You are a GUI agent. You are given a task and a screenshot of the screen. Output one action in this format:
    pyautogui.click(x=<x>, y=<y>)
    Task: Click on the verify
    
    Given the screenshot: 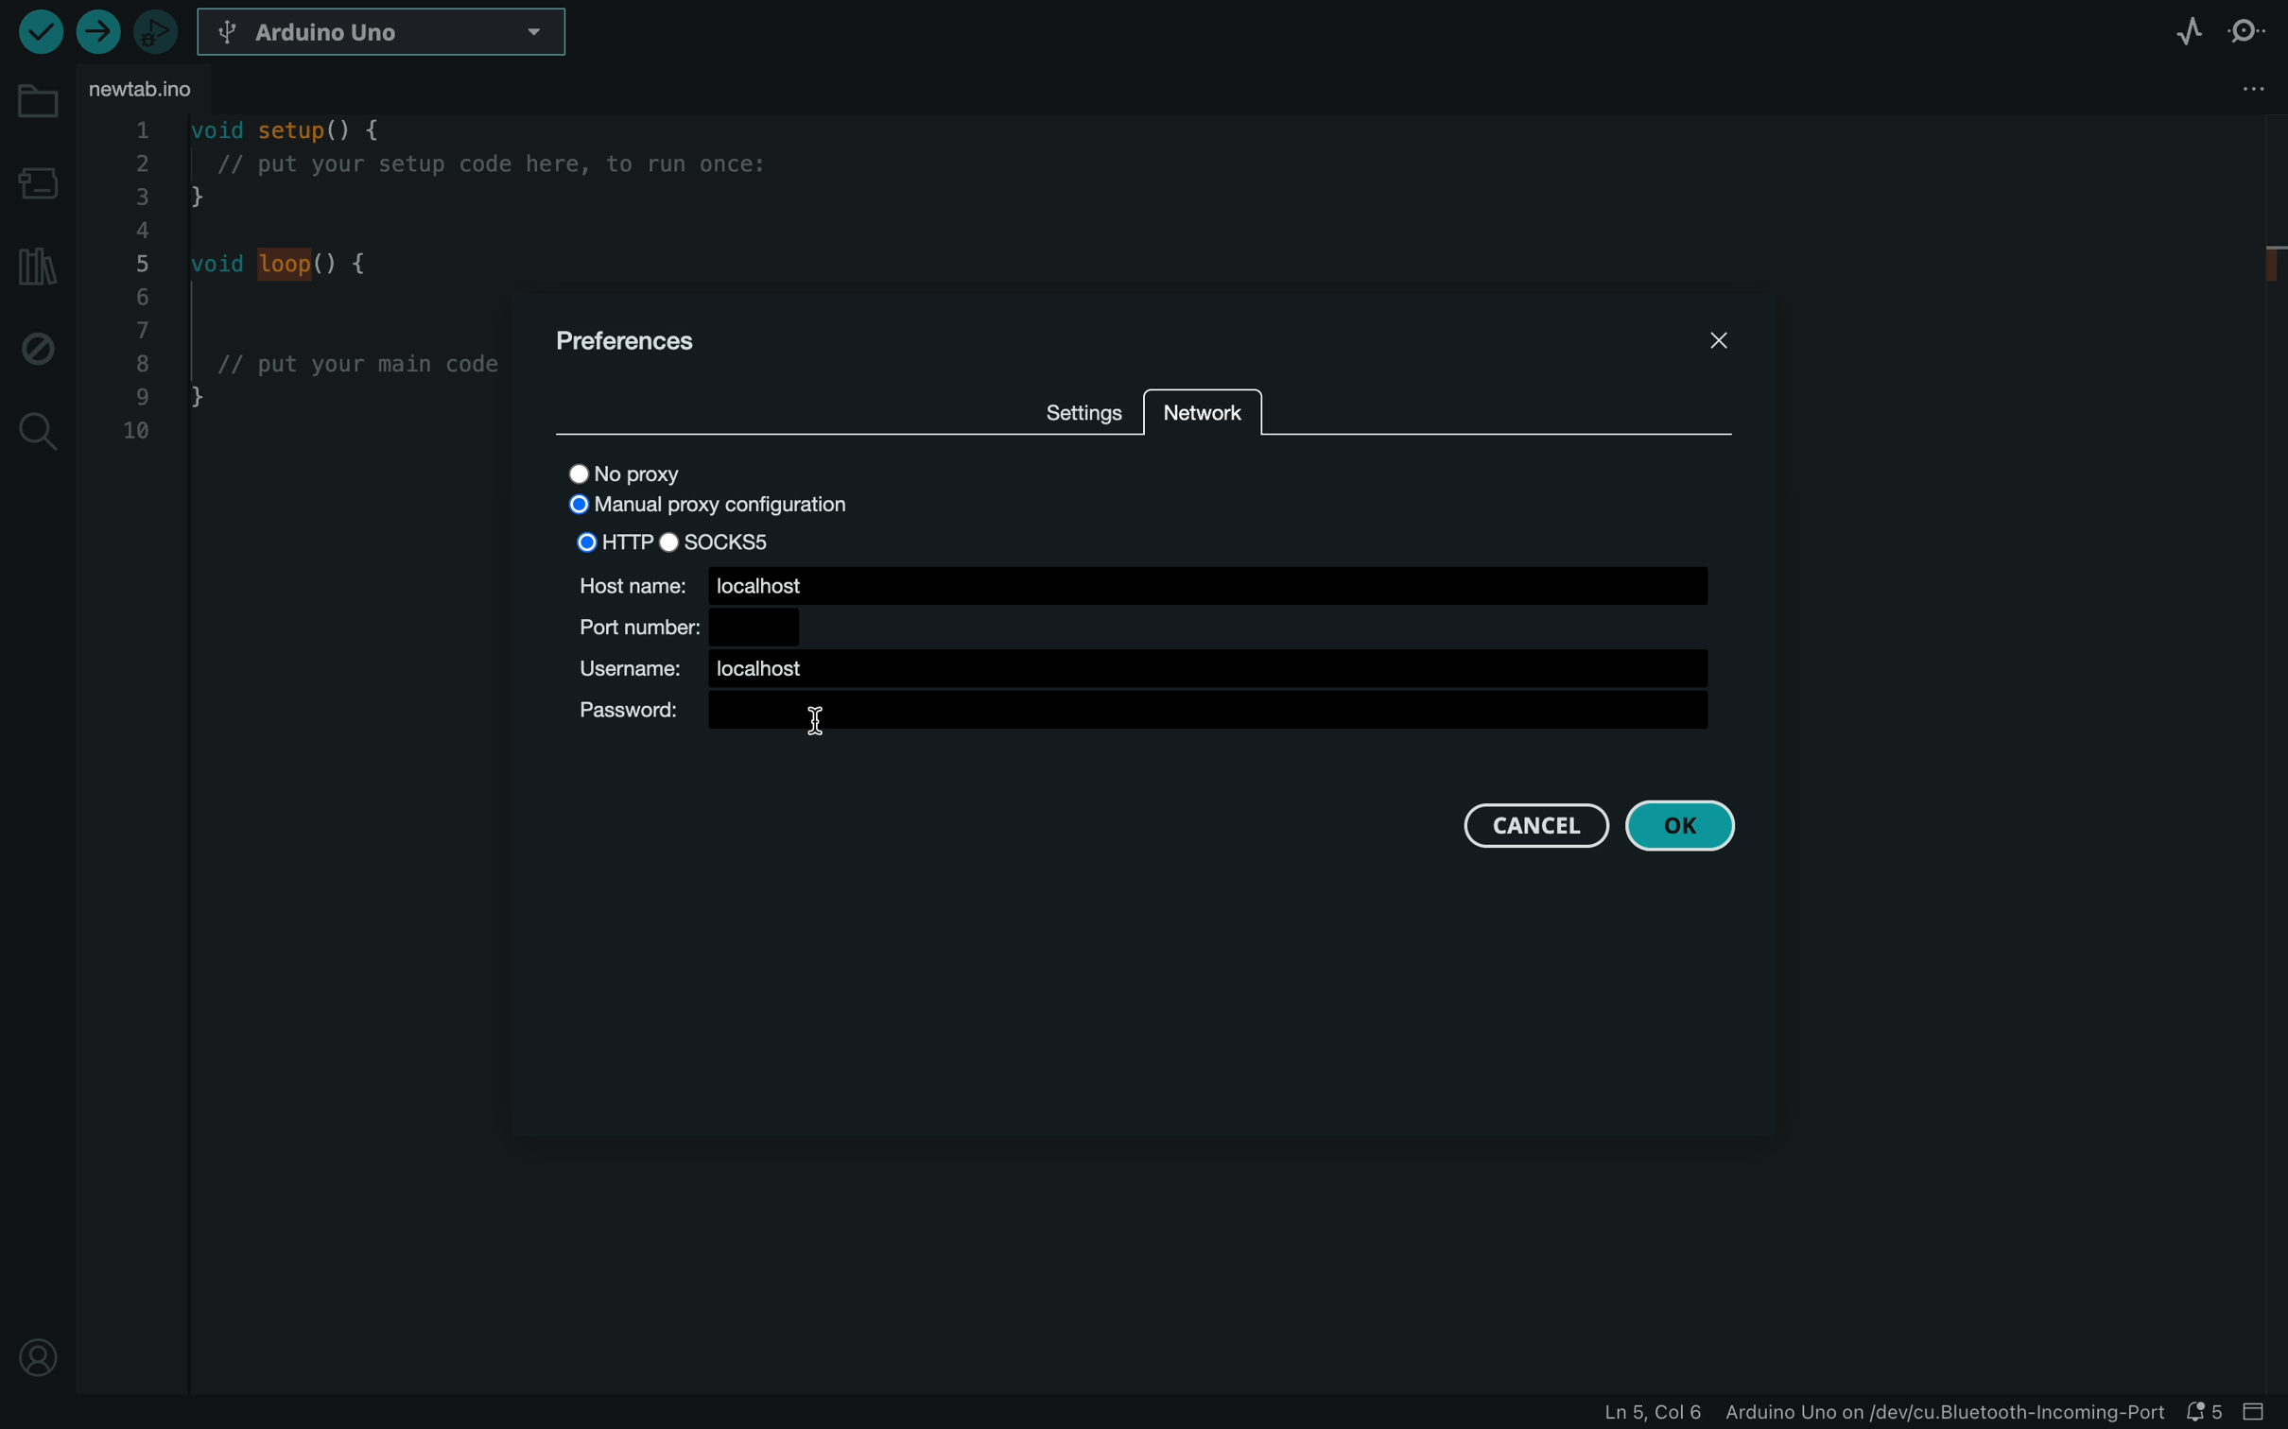 What is the action you would take?
    pyautogui.click(x=39, y=31)
    